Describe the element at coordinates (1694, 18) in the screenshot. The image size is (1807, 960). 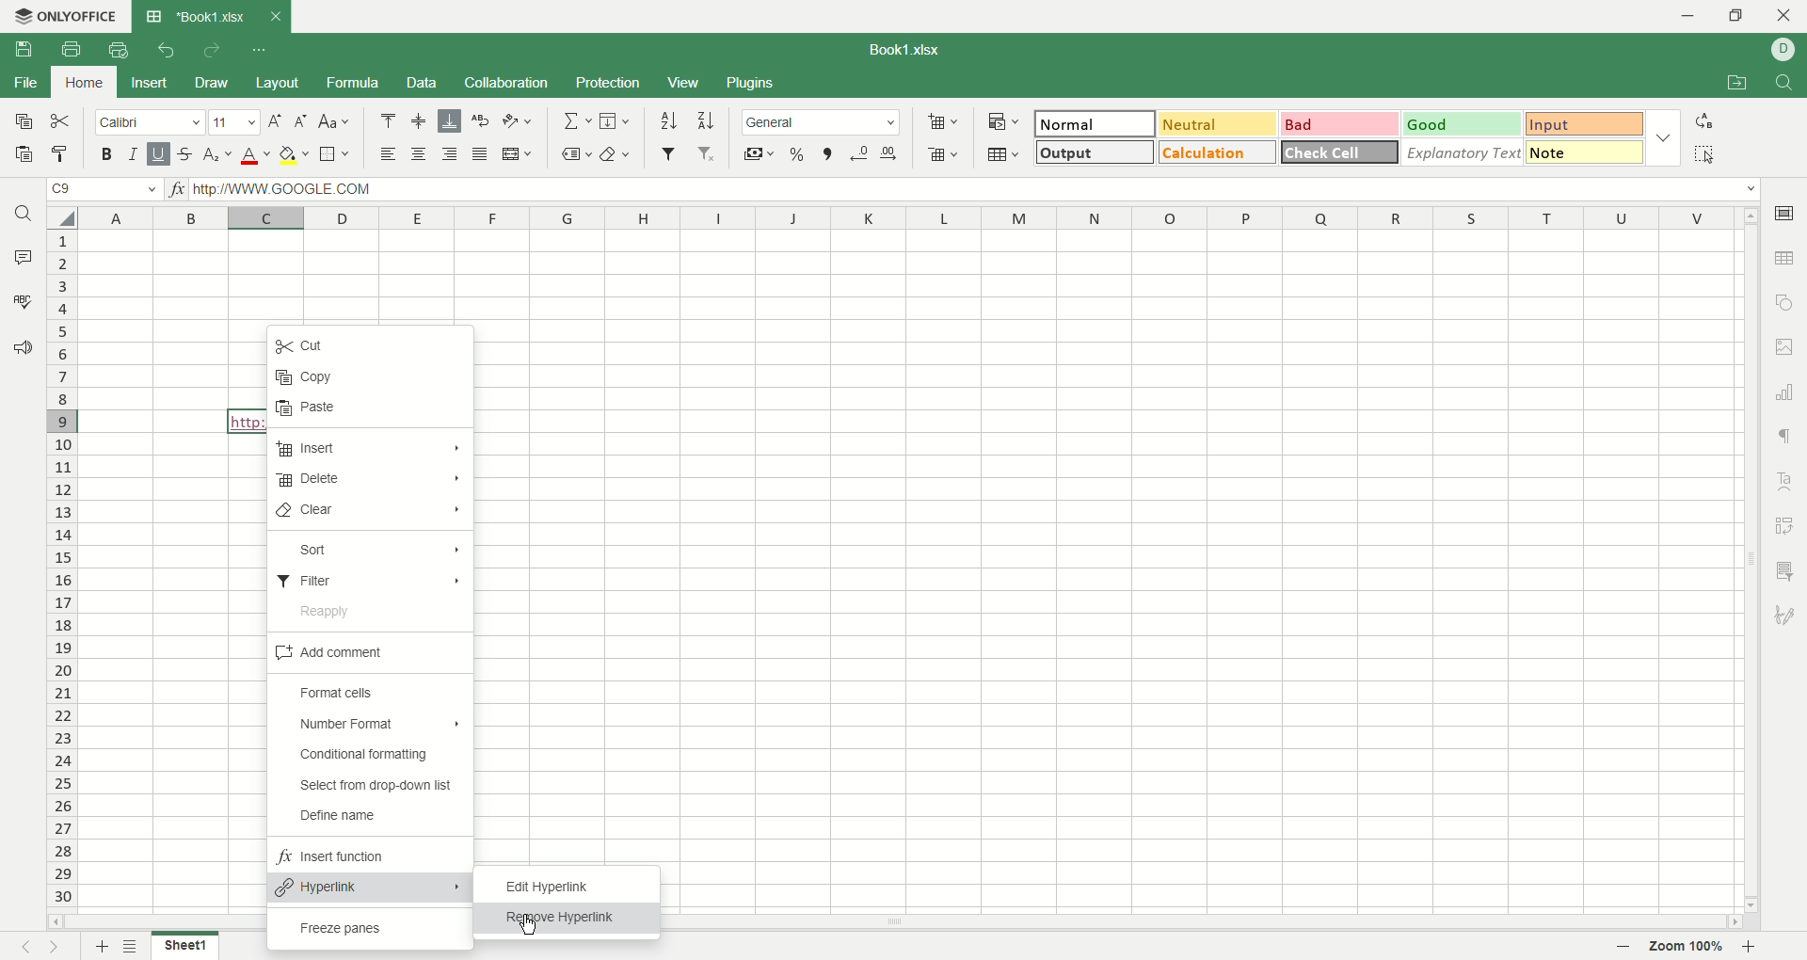
I see `minimize` at that location.